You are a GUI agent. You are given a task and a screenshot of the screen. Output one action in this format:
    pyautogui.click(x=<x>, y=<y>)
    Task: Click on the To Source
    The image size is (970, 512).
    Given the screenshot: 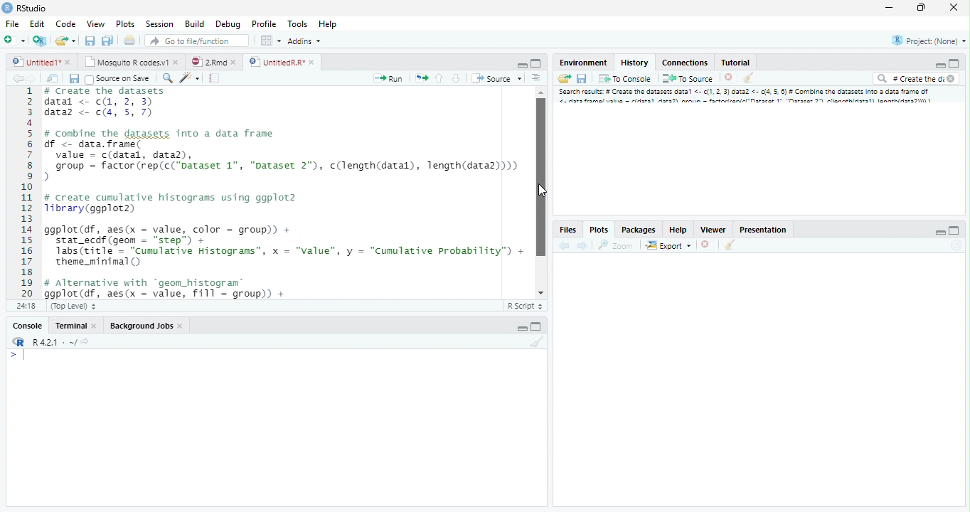 What is the action you would take?
    pyautogui.click(x=688, y=78)
    